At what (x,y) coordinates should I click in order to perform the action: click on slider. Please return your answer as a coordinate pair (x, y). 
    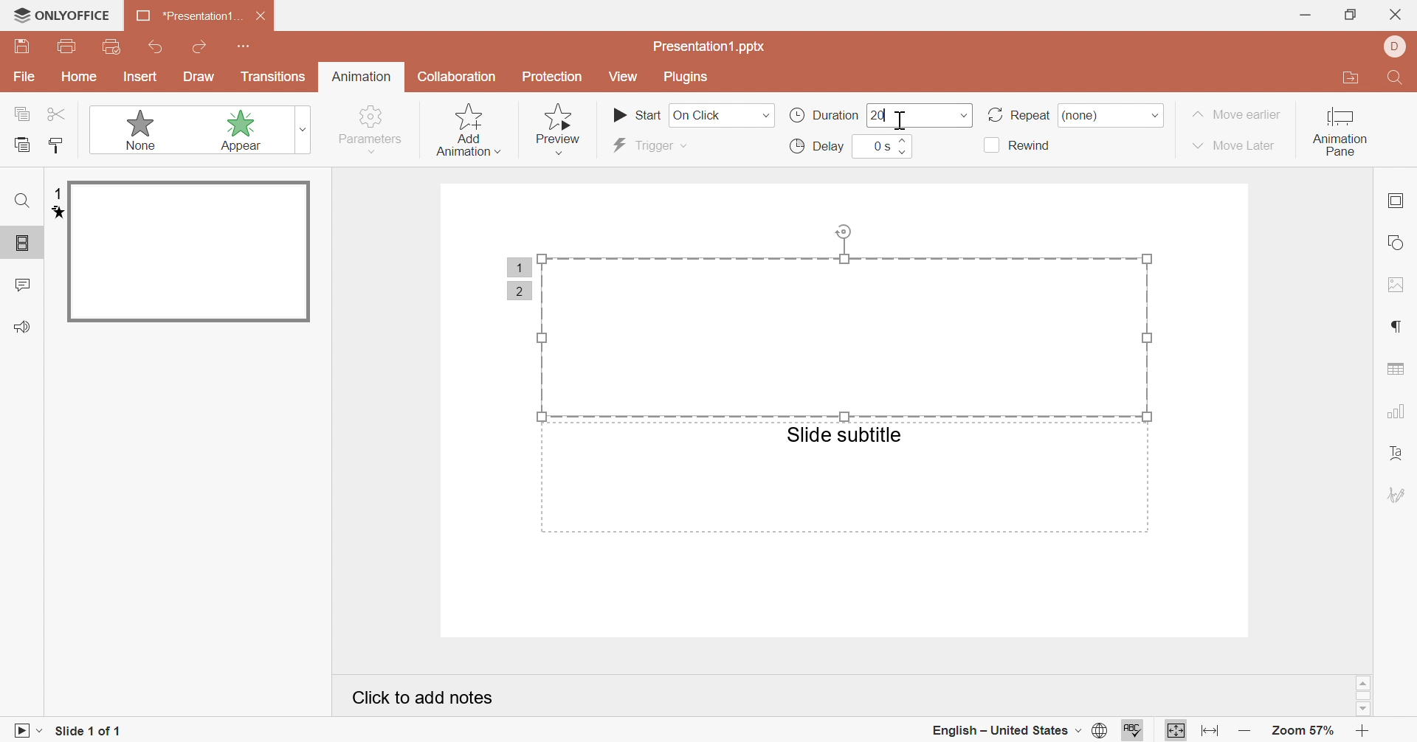
    Looking at the image, I should click on (904, 146).